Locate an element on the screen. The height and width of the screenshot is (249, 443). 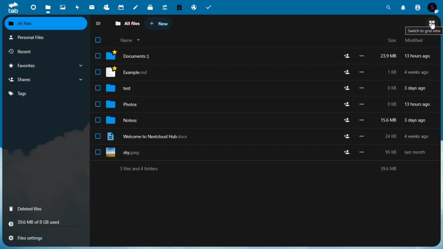
welcome to nextcloud hub.docx is located at coordinates (162, 136).